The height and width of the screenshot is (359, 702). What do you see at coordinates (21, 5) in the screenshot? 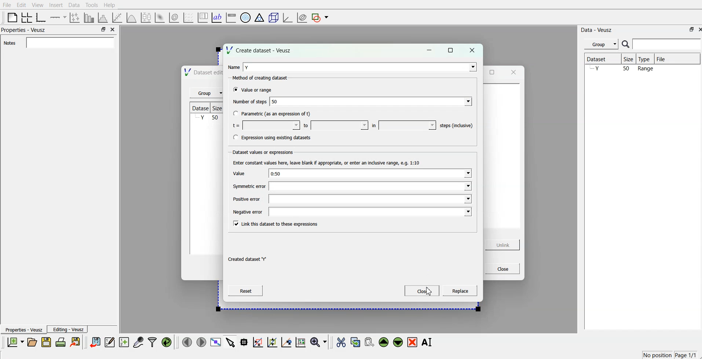
I see `Edit` at bounding box center [21, 5].